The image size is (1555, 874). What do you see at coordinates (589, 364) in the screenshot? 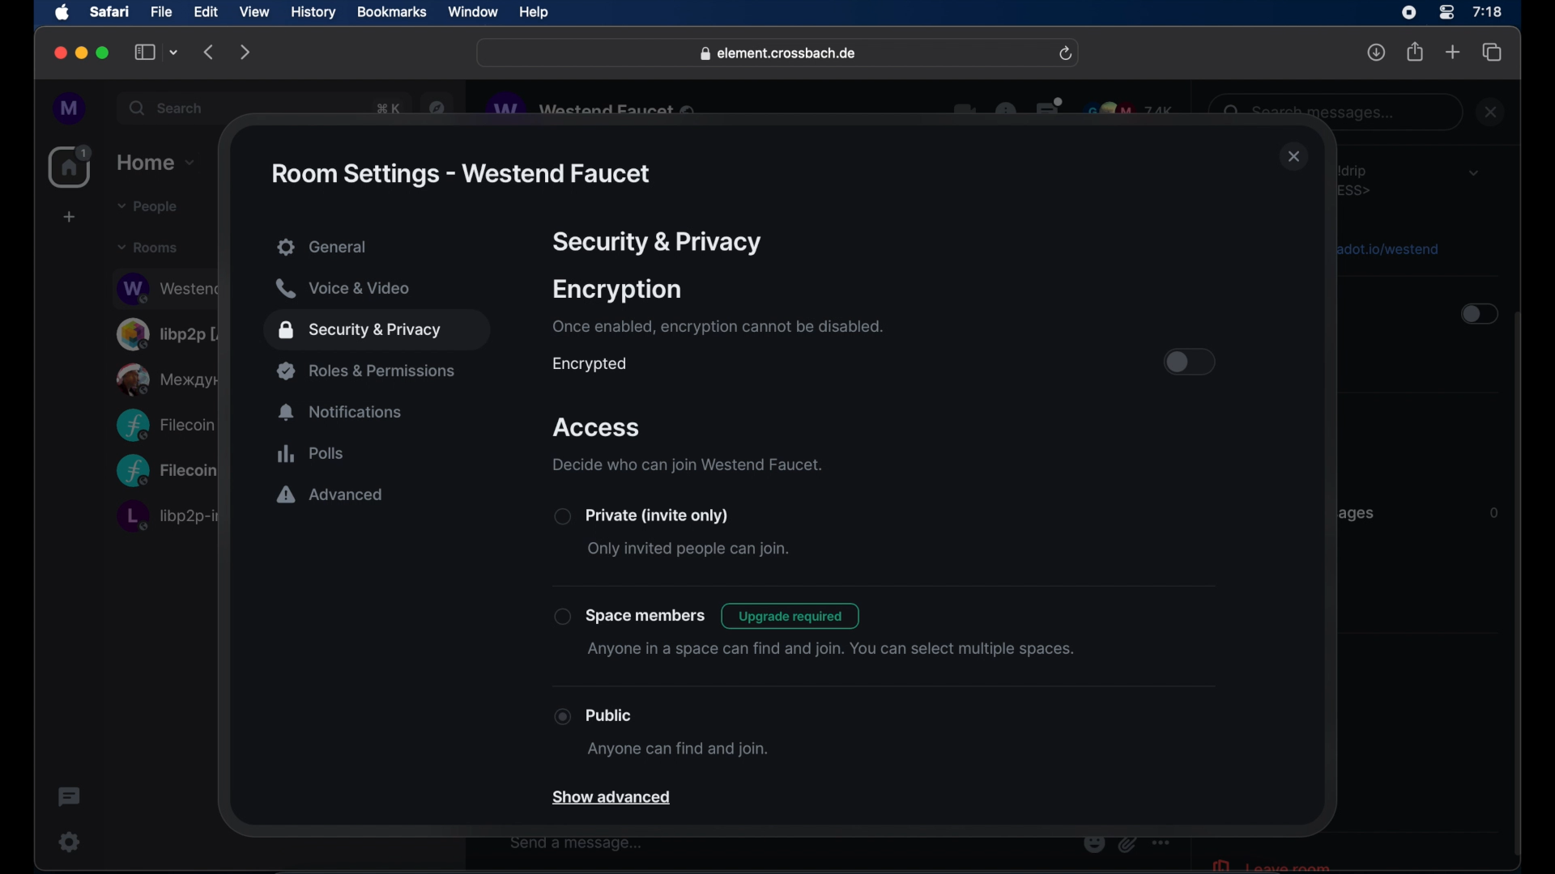
I see `encrypted` at bounding box center [589, 364].